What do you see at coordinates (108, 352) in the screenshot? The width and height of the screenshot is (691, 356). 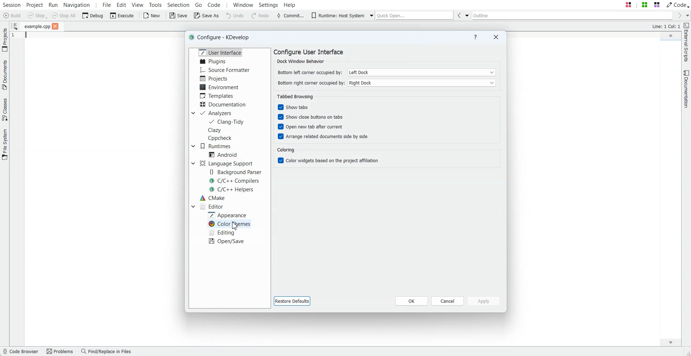 I see `Find/Replace in files` at bounding box center [108, 352].